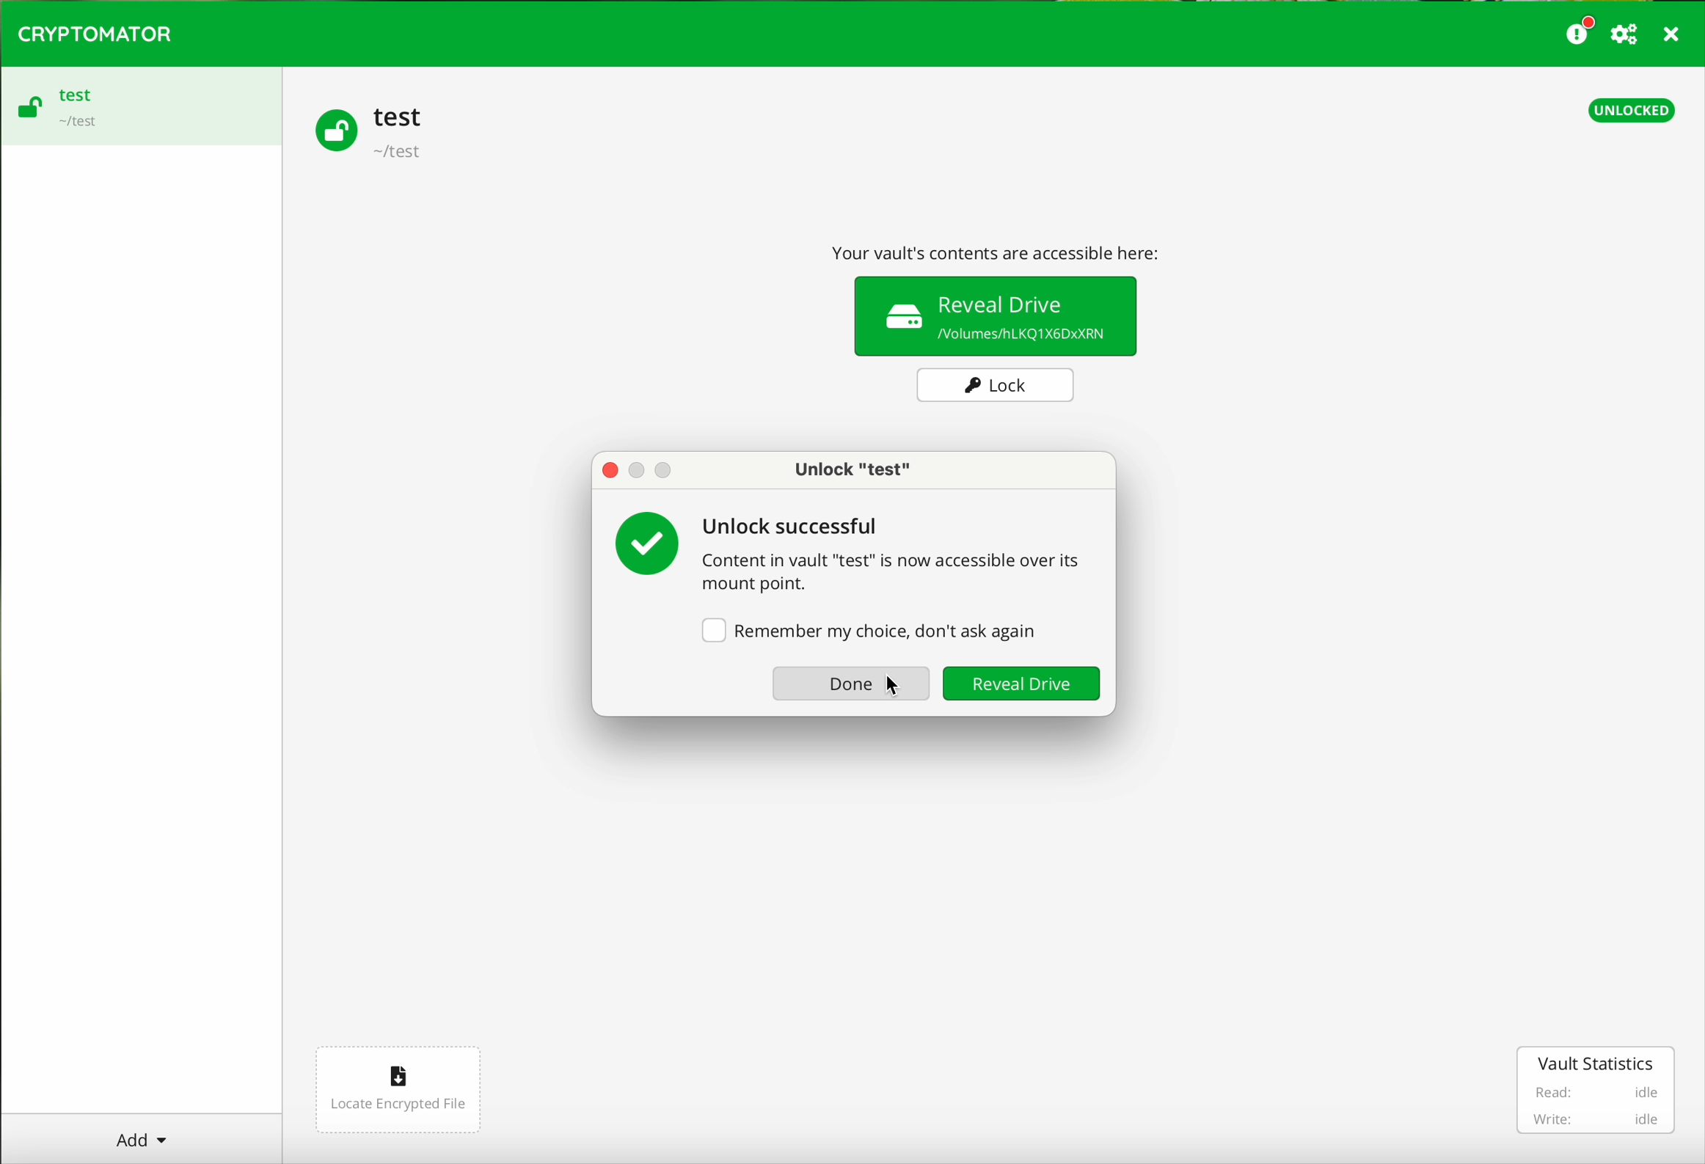 Image resolution: width=1705 pixels, height=1164 pixels. What do you see at coordinates (28, 110) in the screenshot?
I see `open padlock` at bounding box center [28, 110].